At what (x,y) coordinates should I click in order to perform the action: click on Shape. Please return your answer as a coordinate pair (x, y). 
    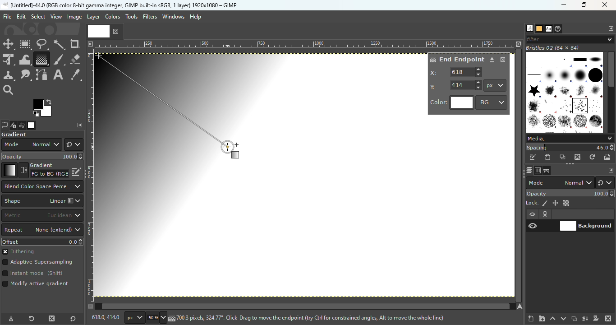
    Looking at the image, I should click on (42, 201).